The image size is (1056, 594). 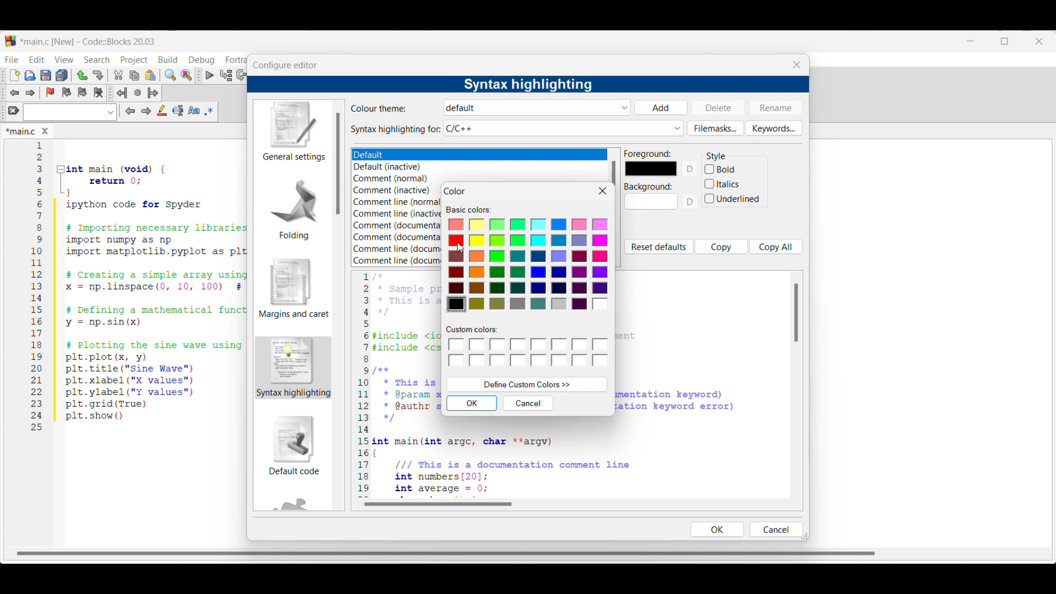 What do you see at coordinates (294, 367) in the screenshot?
I see `Current setting highlighted` at bounding box center [294, 367].